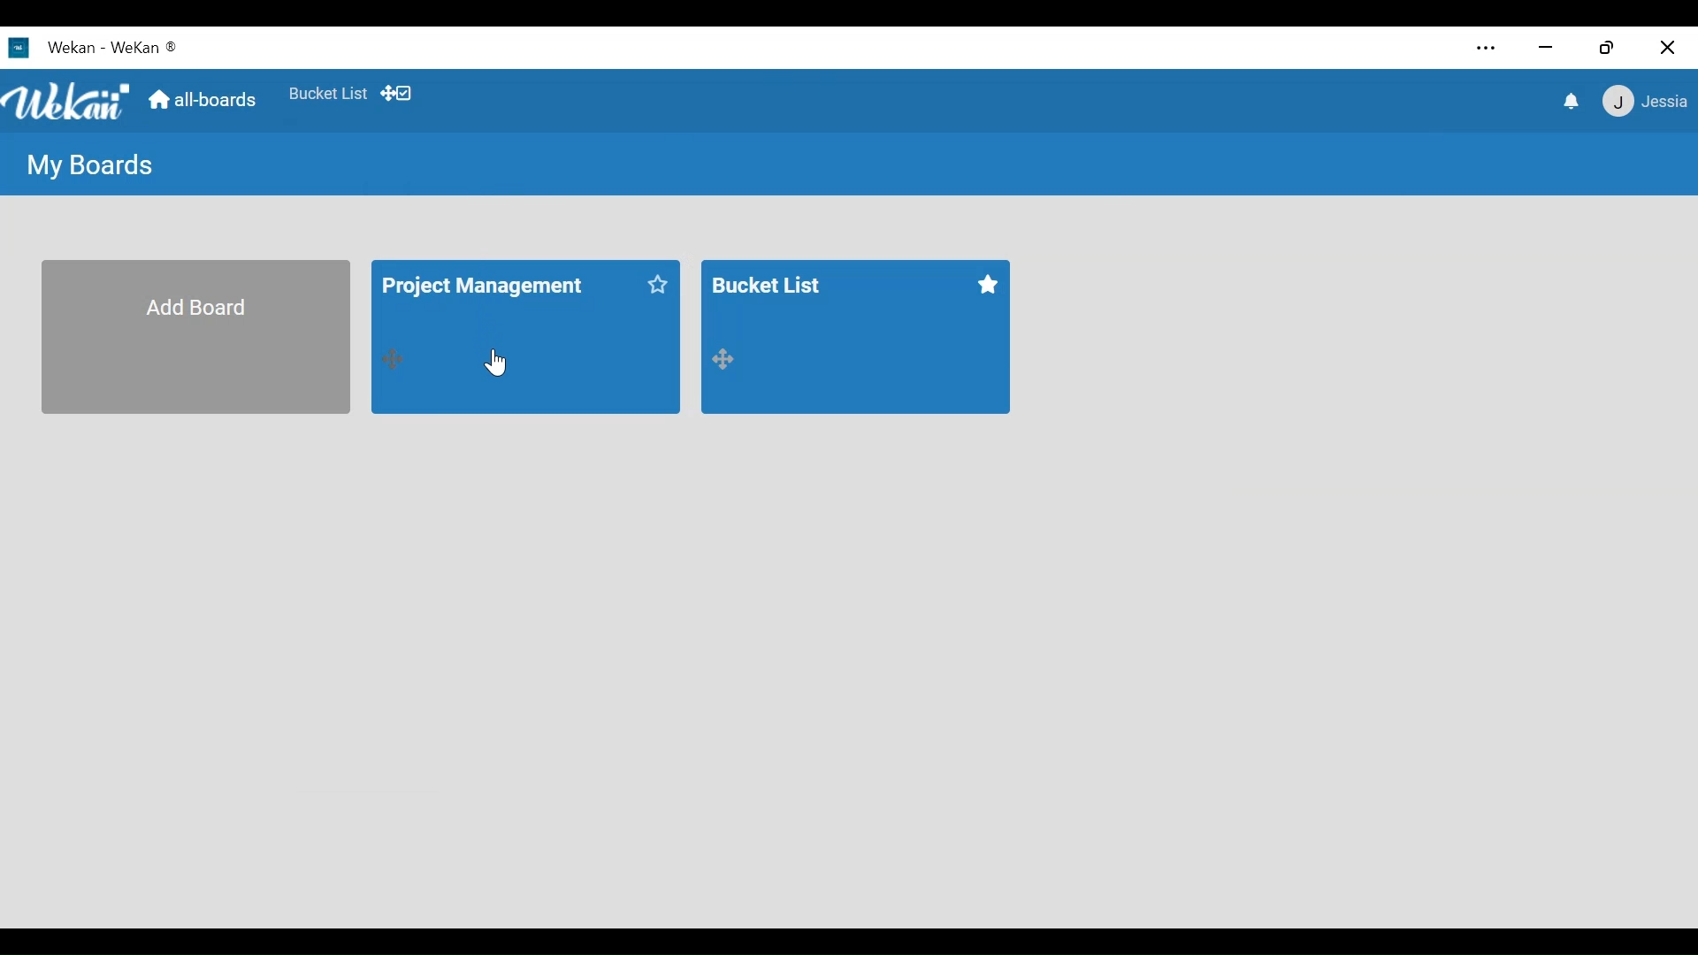 This screenshot has width=1698, height=955. I want to click on board title, so click(781, 288).